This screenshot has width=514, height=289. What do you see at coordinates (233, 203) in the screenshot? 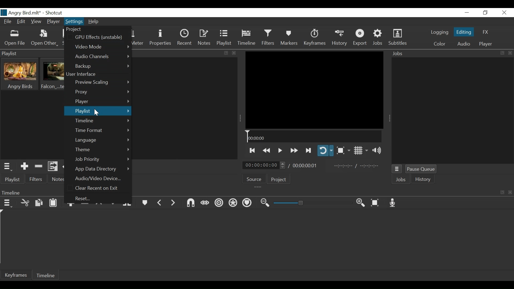
I see `Ripple all tracks` at bounding box center [233, 203].